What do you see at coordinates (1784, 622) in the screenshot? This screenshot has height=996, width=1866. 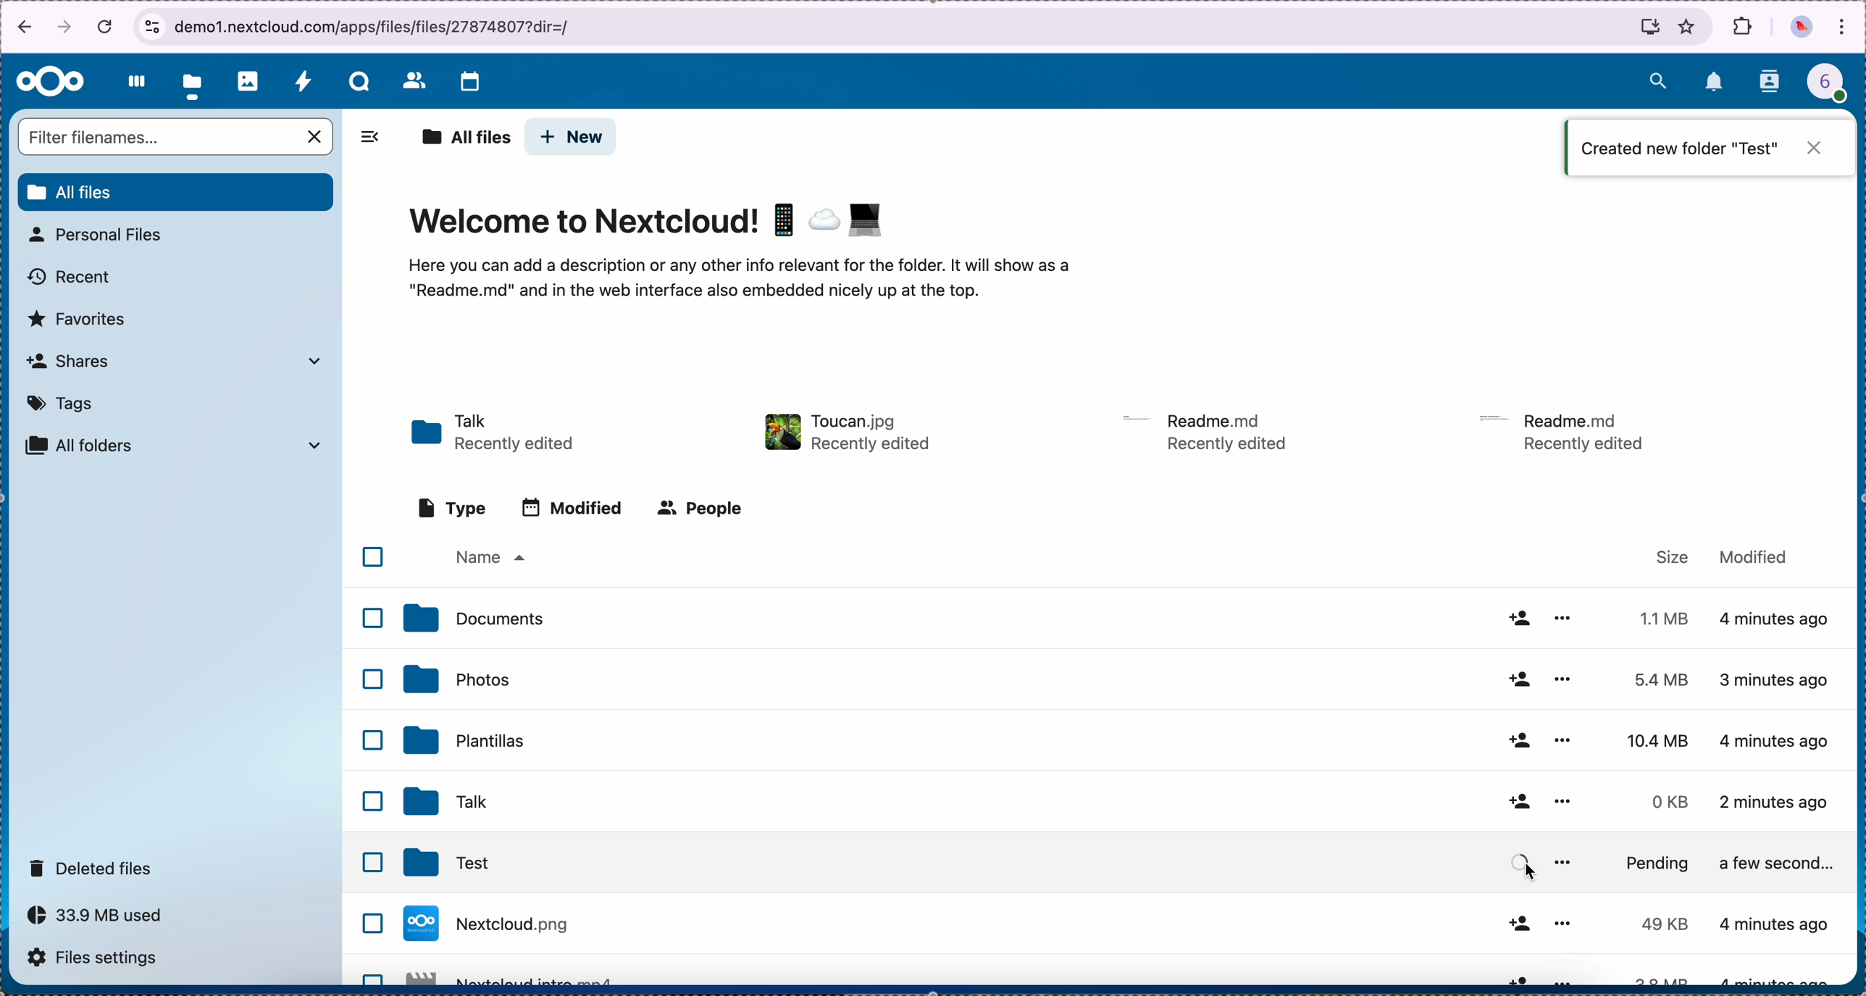 I see `3 minutes ago` at bounding box center [1784, 622].